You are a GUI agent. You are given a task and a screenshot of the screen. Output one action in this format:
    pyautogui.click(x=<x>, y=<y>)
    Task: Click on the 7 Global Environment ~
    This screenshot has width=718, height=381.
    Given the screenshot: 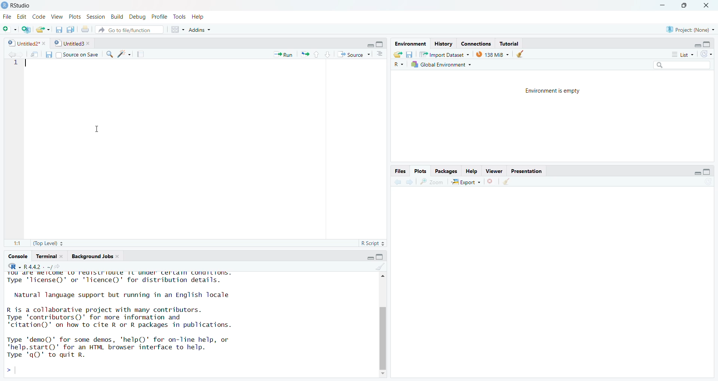 What is the action you would take?
    pyautogui.click(x=442, y=64)
    